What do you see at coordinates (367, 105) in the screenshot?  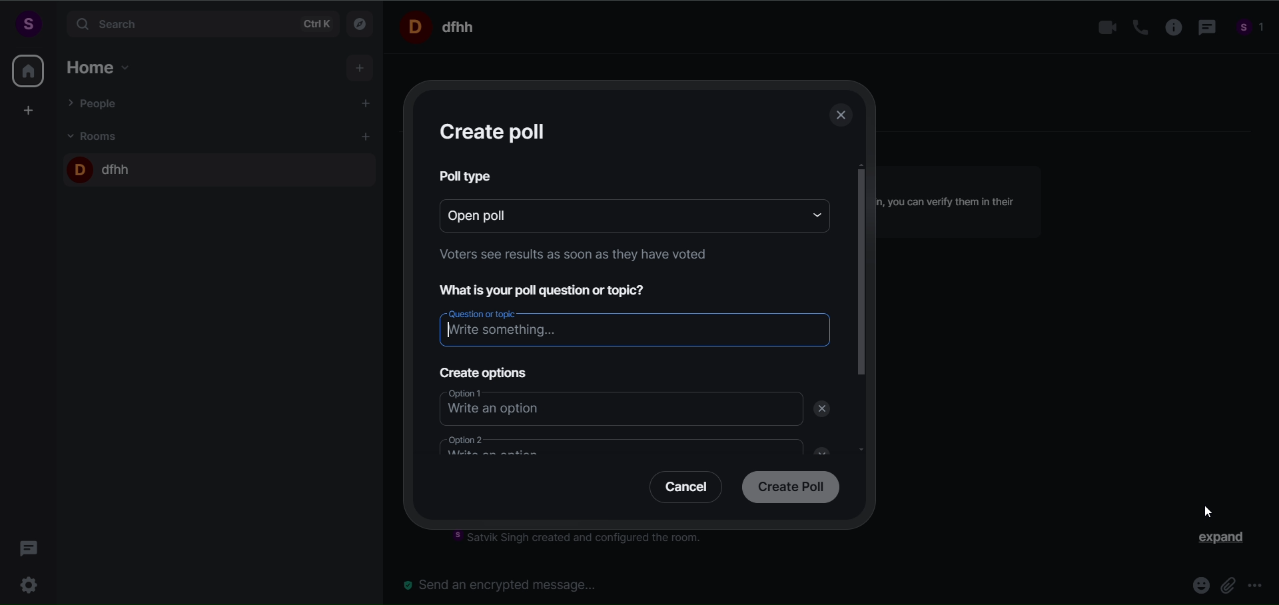 I see `start chat` at bounding box center [367, 105].